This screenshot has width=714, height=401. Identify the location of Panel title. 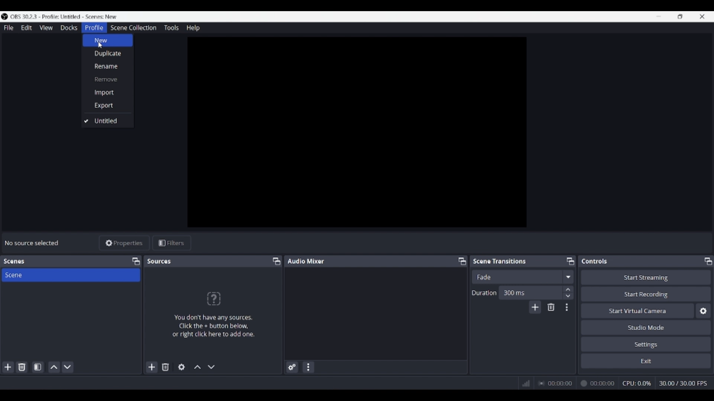
(14, 261).